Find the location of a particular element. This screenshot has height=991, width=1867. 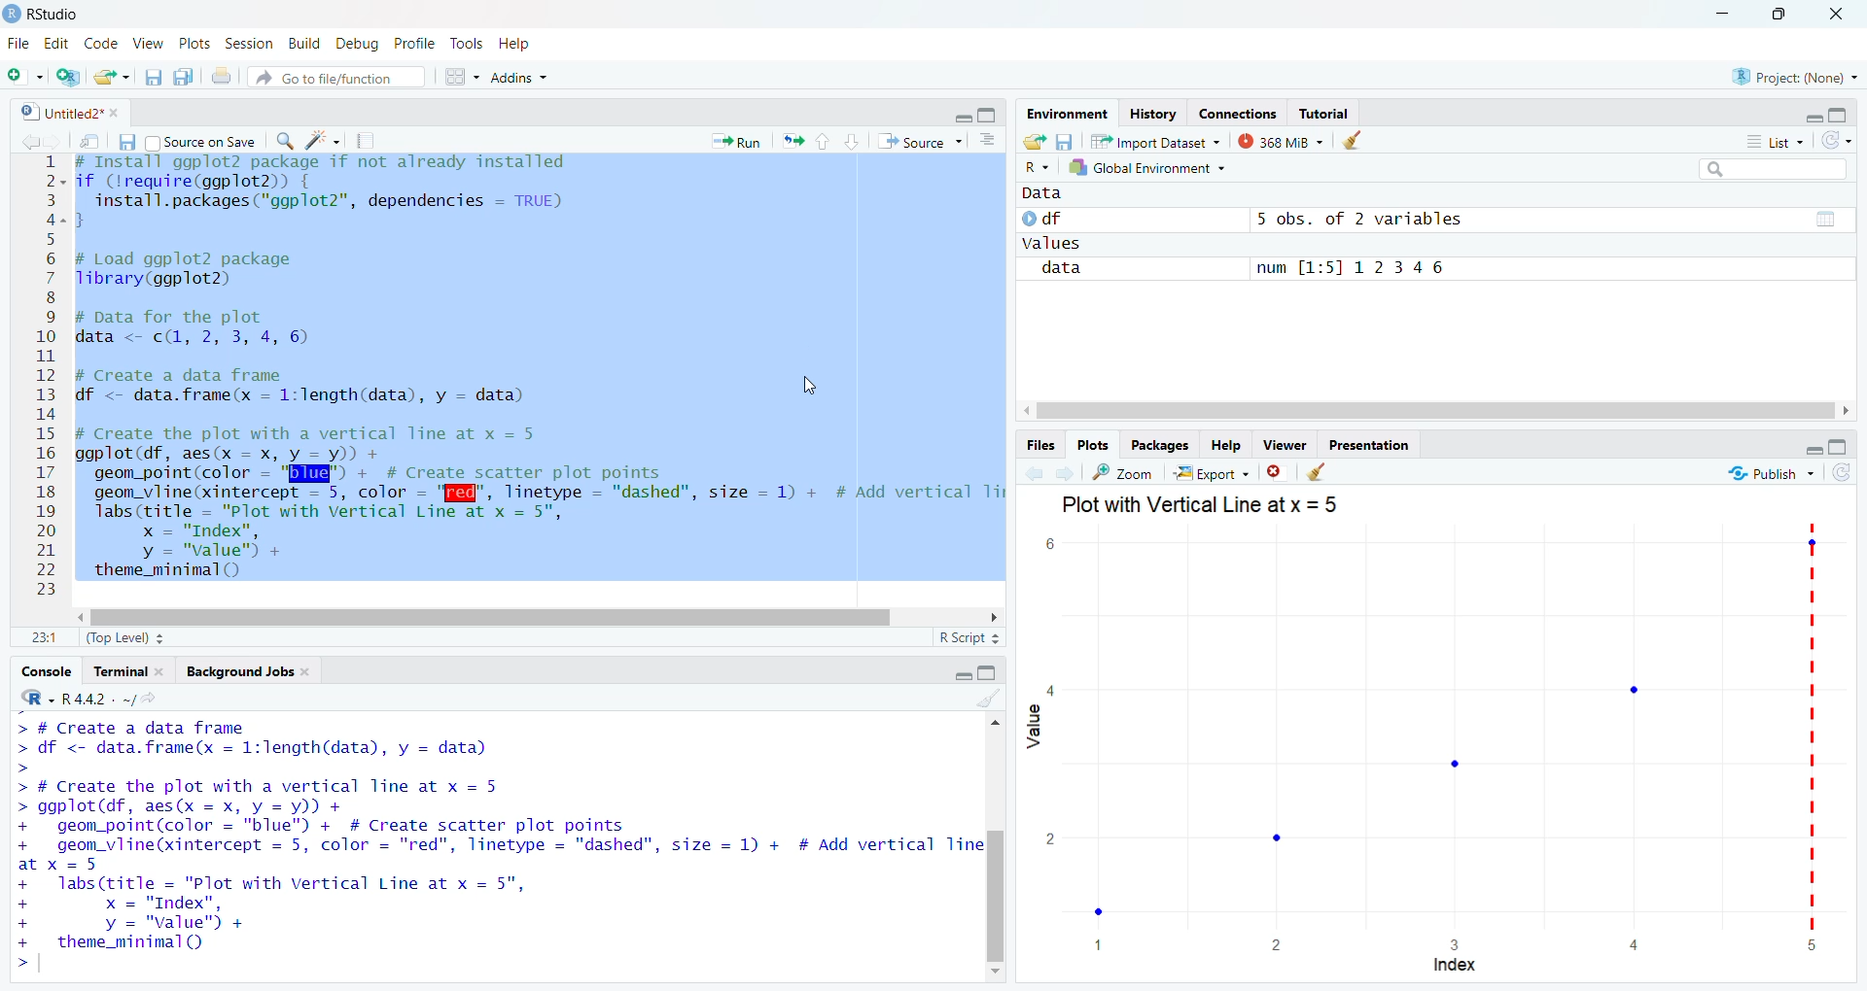

scroll bar is located at coordinates (517, 614).